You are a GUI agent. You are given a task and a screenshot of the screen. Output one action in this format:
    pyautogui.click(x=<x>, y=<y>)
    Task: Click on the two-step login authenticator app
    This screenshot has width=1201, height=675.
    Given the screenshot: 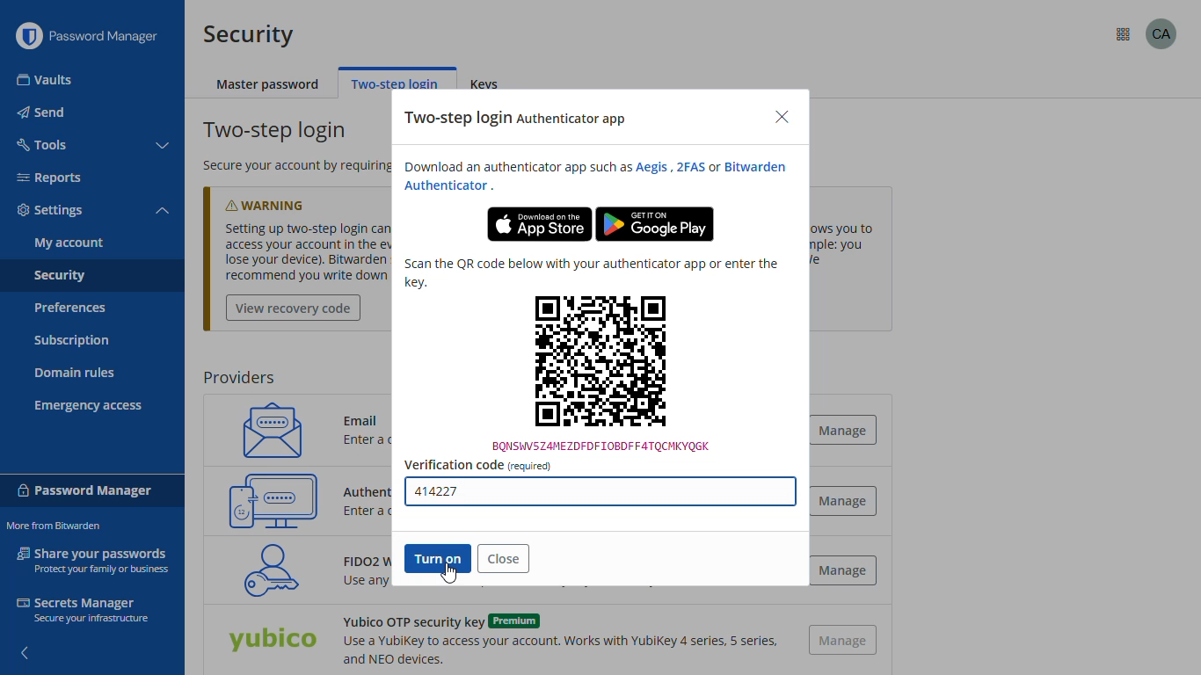 What is the action you would take?
    pyautogui.click(x=517, y=119)
    